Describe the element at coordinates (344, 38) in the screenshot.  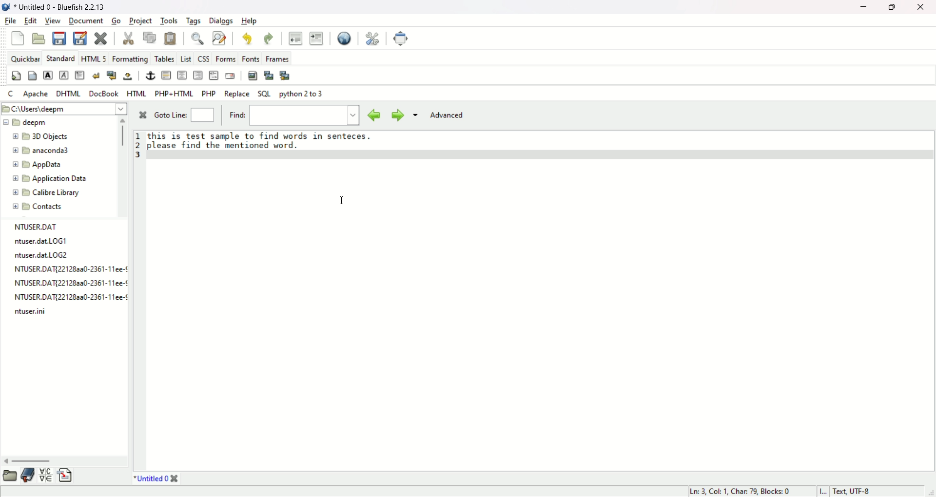
I see `preview in browser` at that location.